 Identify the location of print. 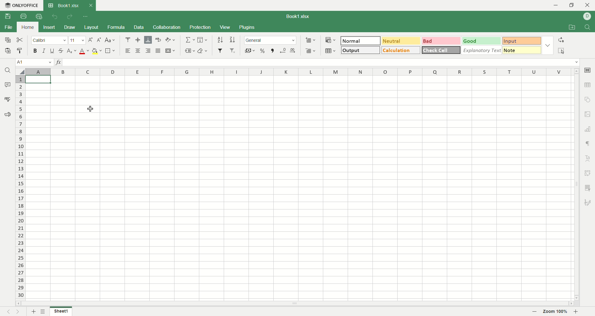
(23, 16).